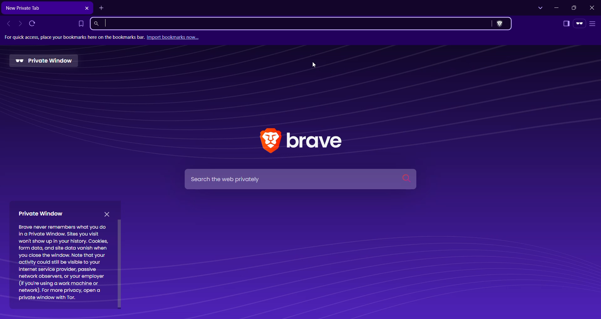 The width and height of the screenshot is (601, 319). I want to click on New Tab, so click(102, 8).